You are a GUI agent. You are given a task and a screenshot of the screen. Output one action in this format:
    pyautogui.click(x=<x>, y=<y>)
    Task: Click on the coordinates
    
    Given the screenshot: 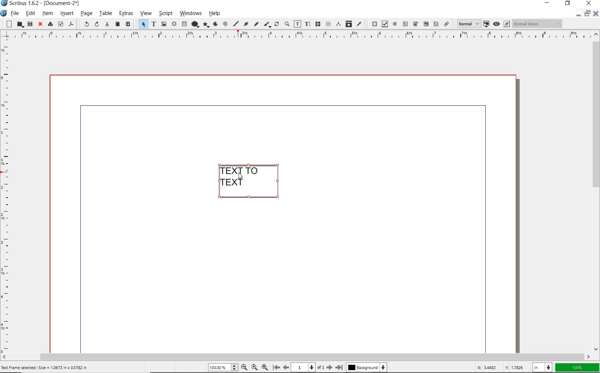 What is the action you would take?
    pyautogui.click(x=500, y=367)
    